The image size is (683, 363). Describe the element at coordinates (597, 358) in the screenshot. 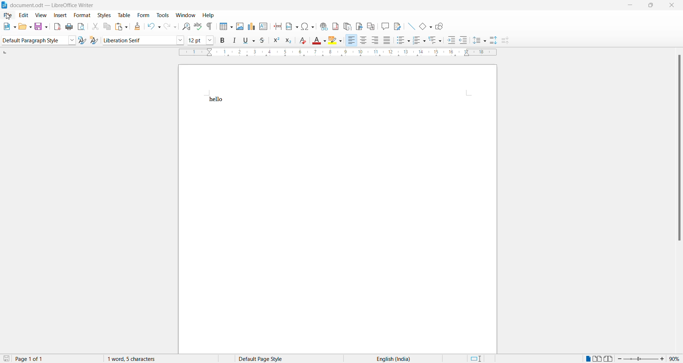

I see `Multipage view` at that location.